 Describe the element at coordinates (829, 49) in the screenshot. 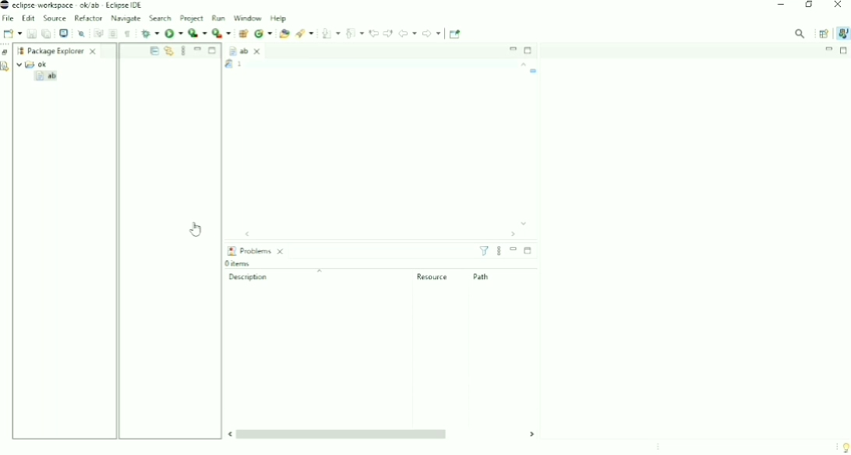

I see `Minimize` at that location.